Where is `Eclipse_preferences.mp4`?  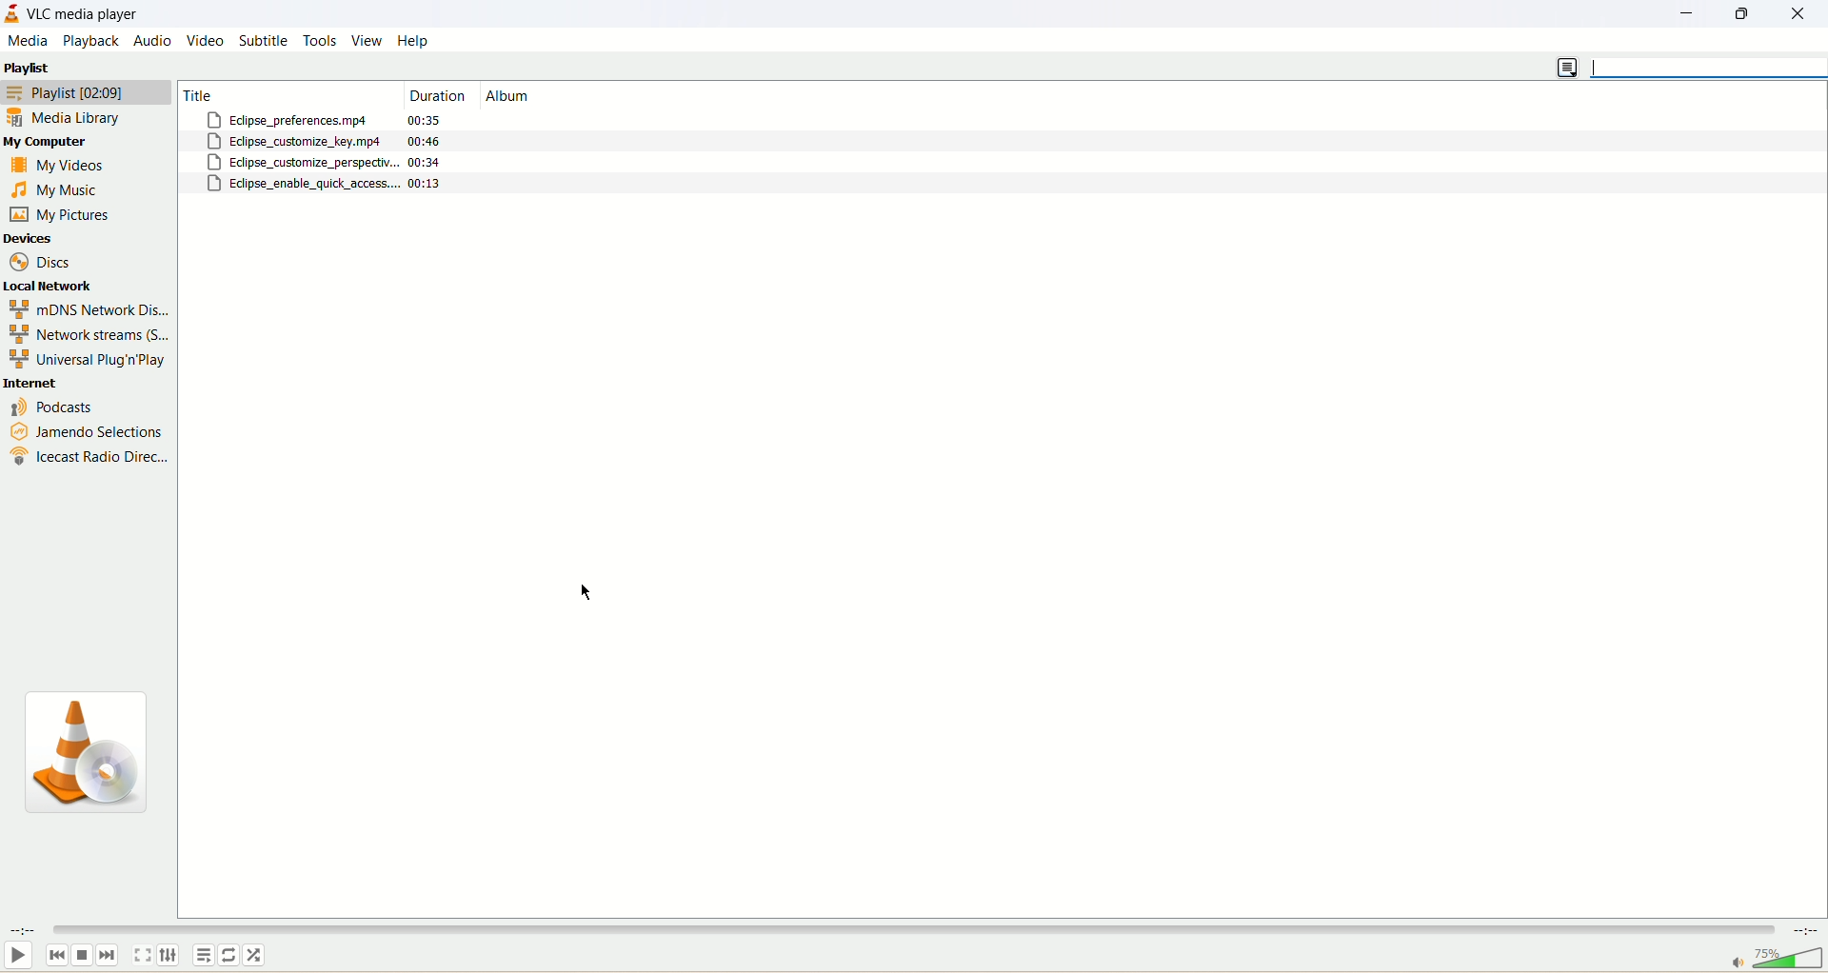
Eclipse_preferences.mp4 is located at coordinates (291, 119).